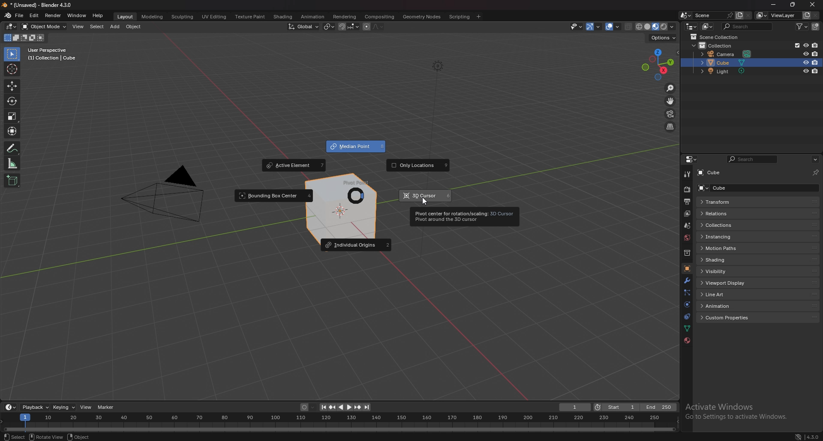  I want to click on jump to endpoint, so click(323, 407).